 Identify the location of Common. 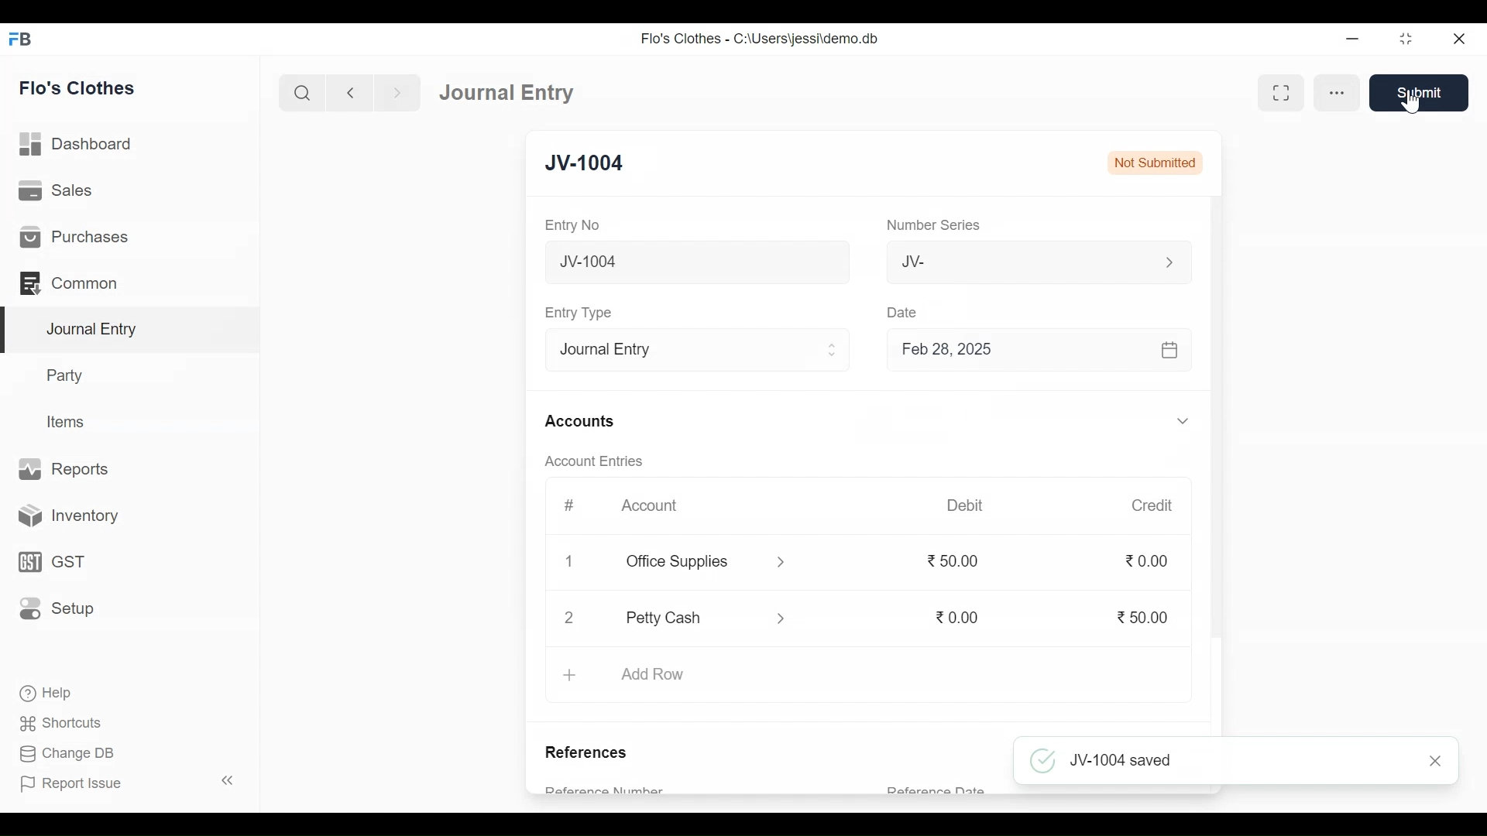
(71, 283).